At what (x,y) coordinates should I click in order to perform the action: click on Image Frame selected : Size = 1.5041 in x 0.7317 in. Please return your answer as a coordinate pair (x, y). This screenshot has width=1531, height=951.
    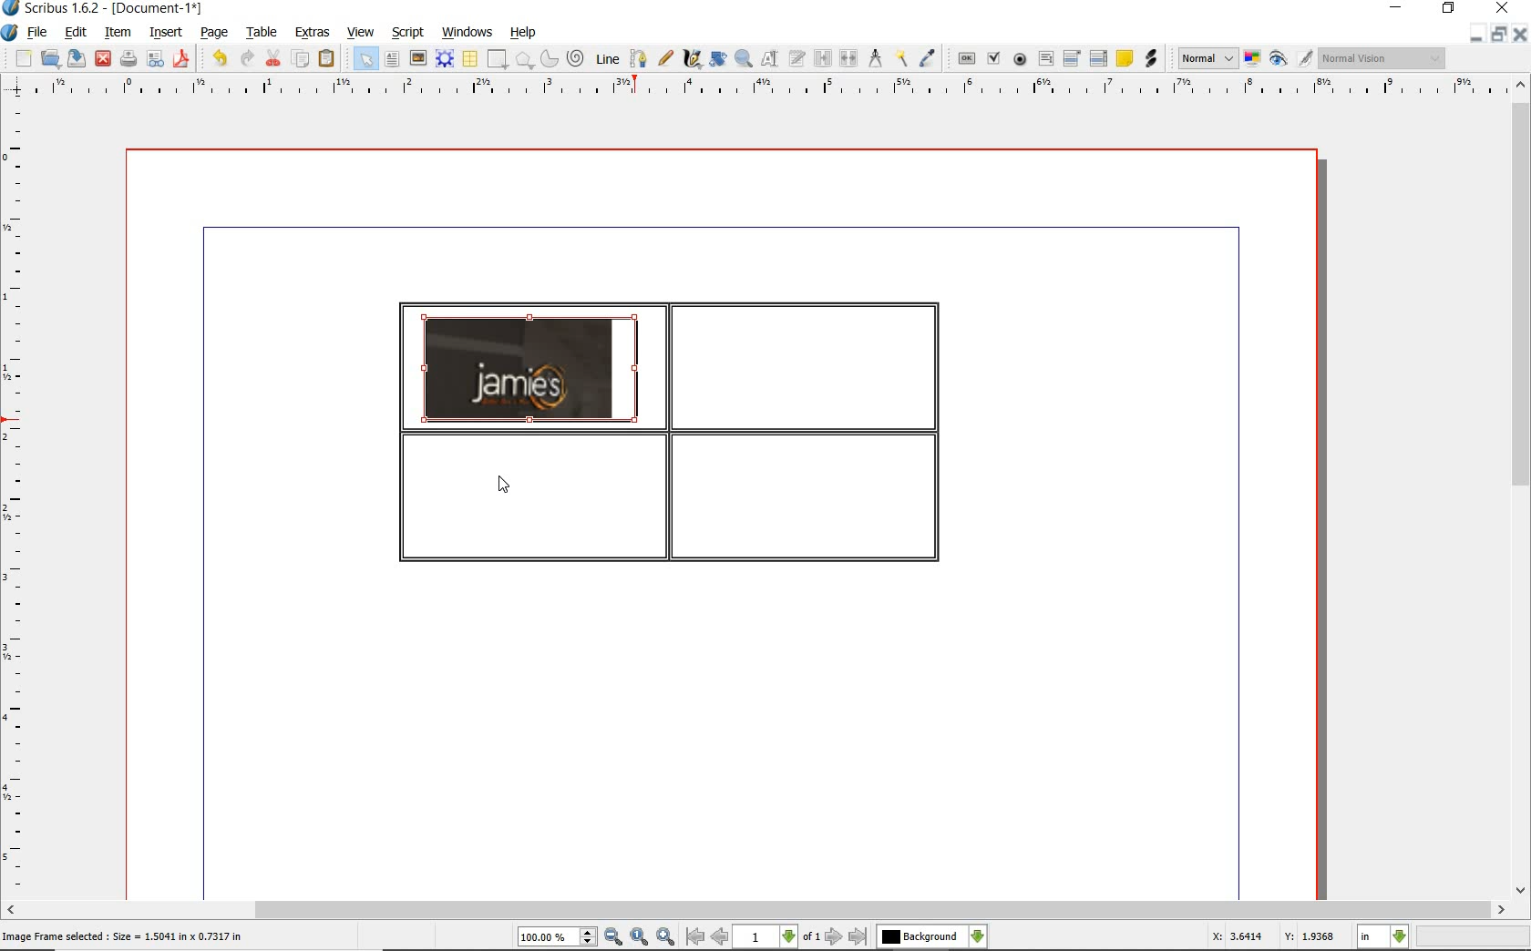
    Looking at the image, I should click on (123, 935).